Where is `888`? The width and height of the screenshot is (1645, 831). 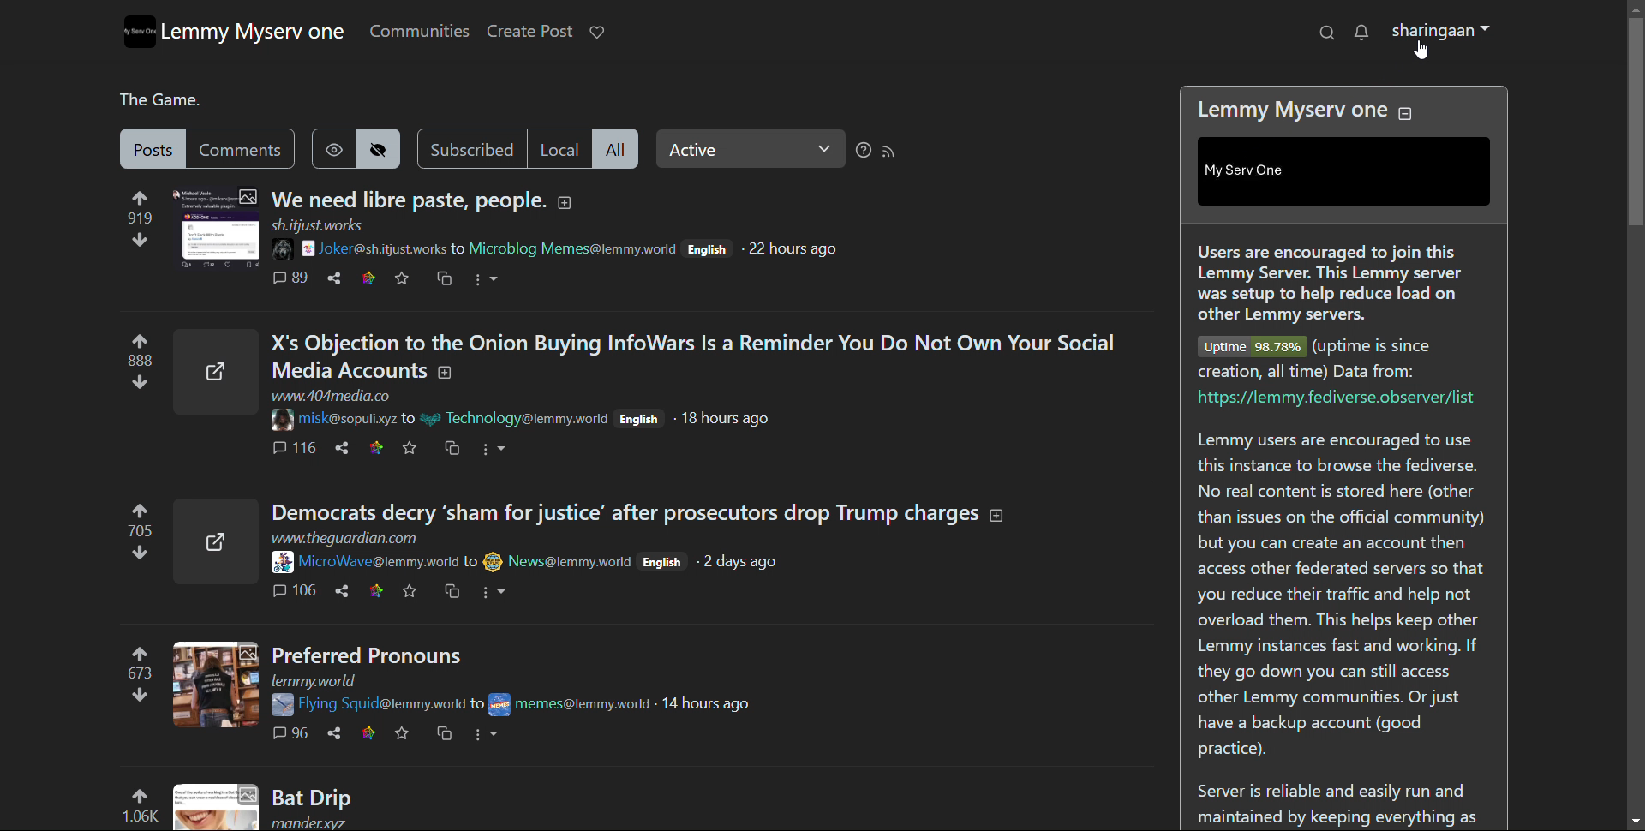
888 is located at coordinates (141, 361).